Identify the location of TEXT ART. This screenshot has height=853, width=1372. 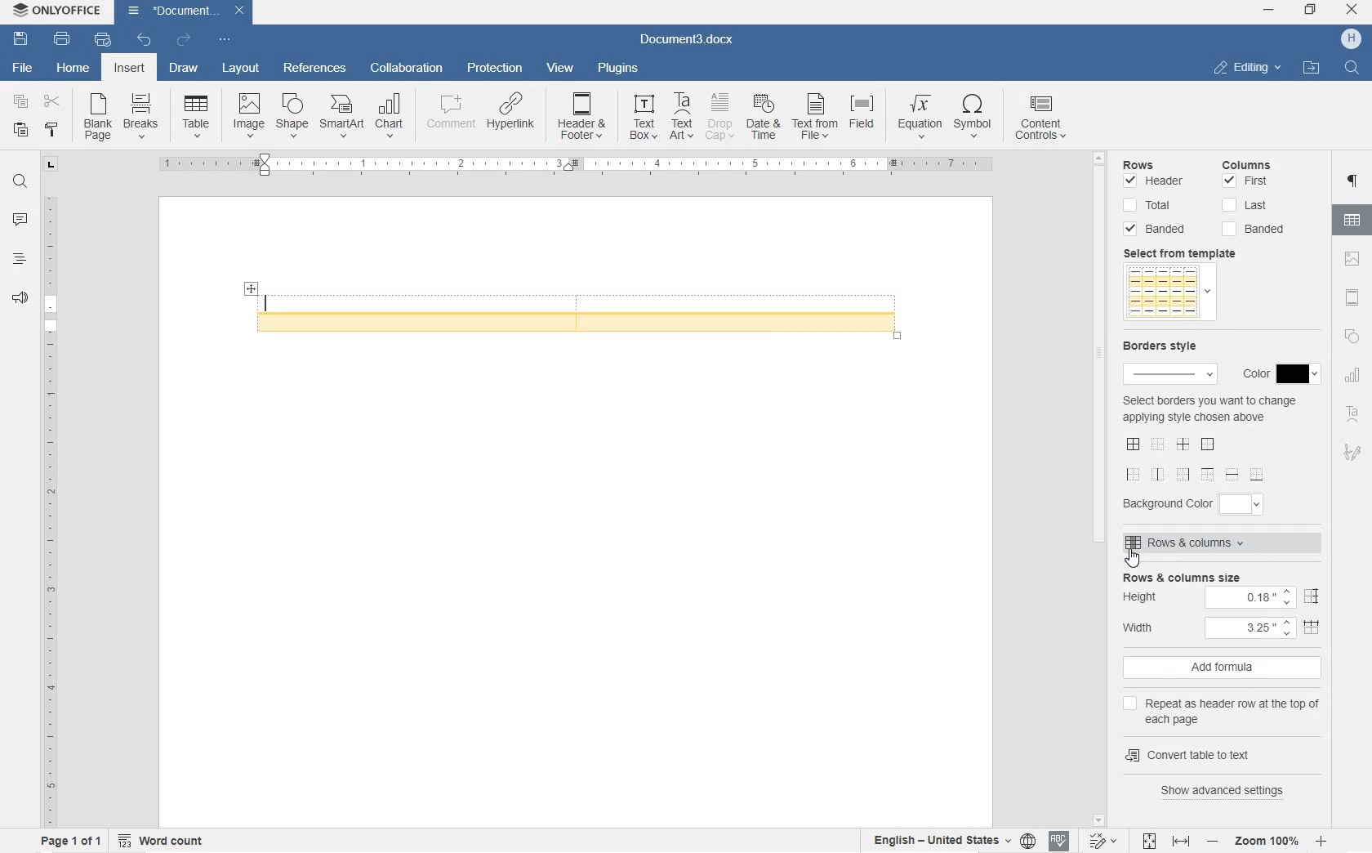
(1353, 416).